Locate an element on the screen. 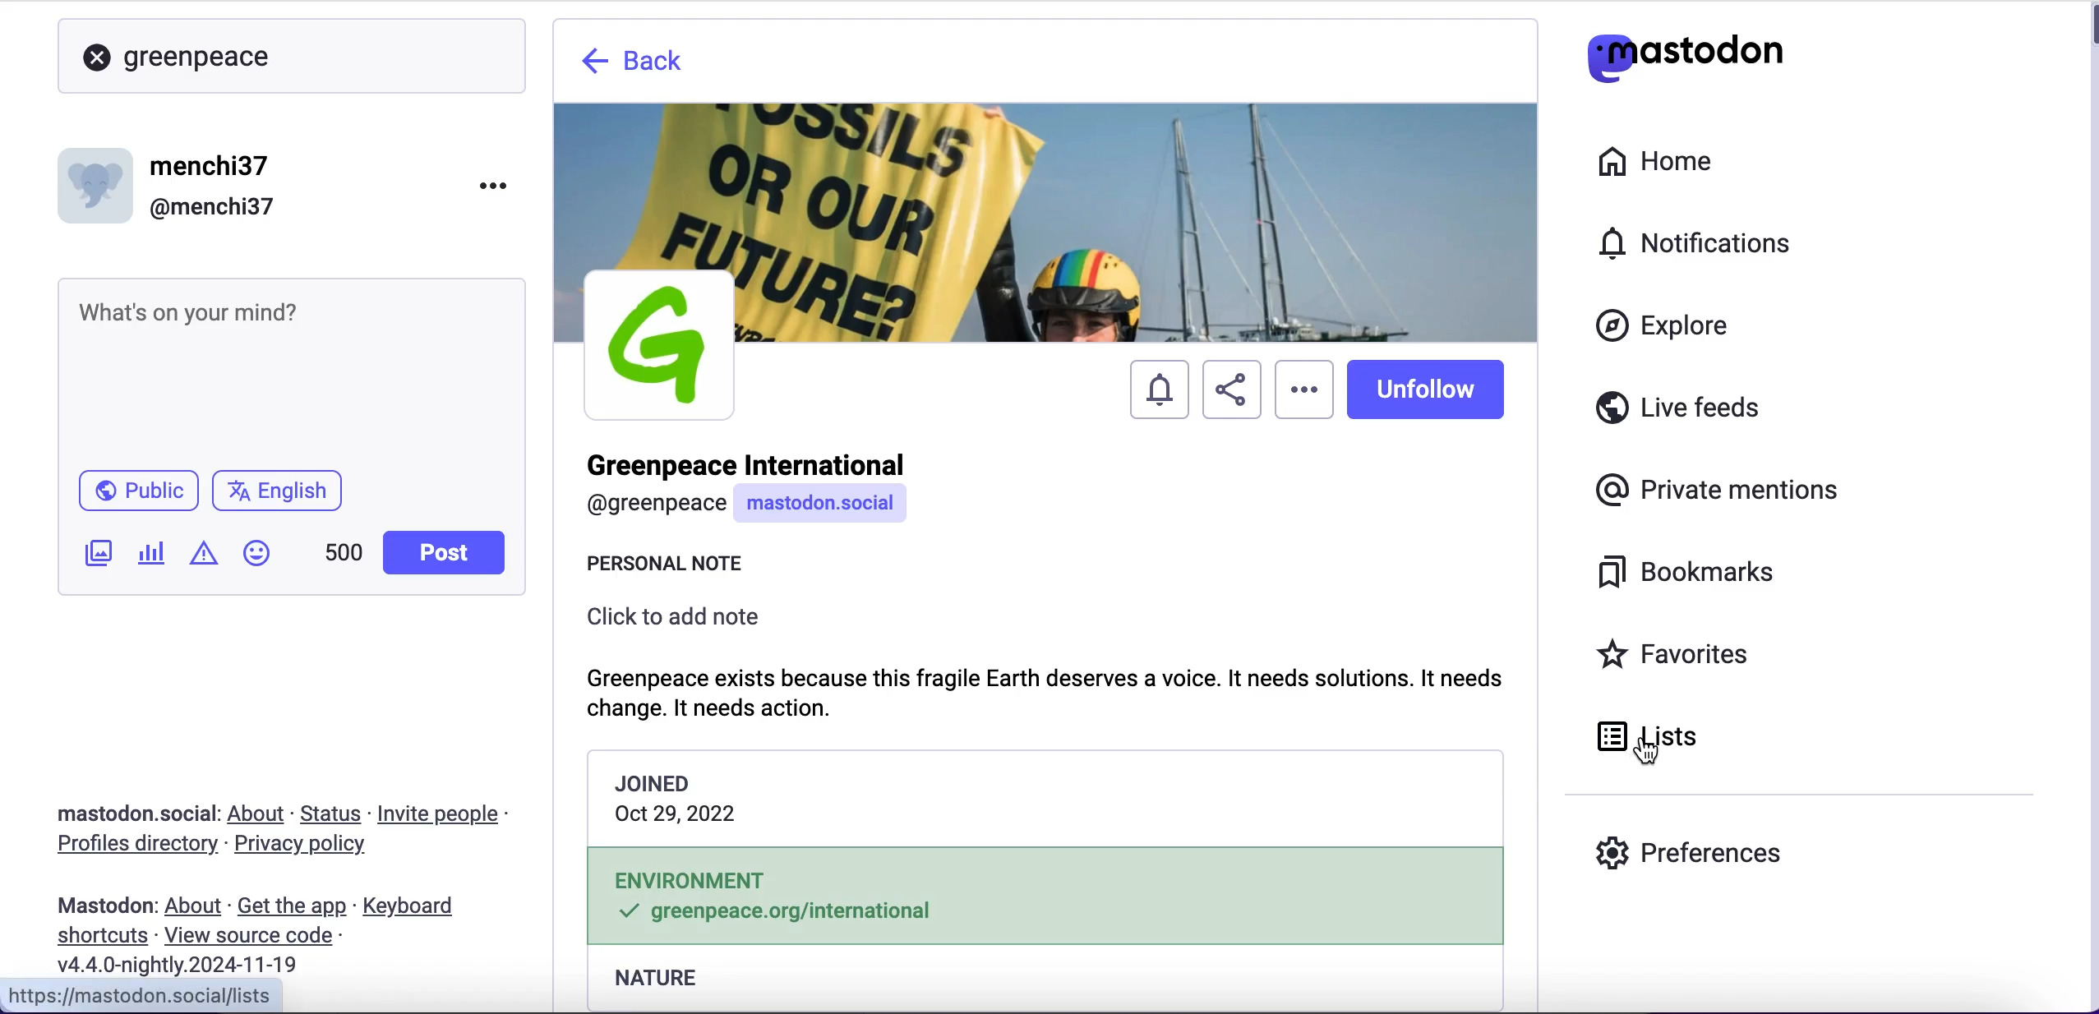  back is located at coordinates (635, 66).